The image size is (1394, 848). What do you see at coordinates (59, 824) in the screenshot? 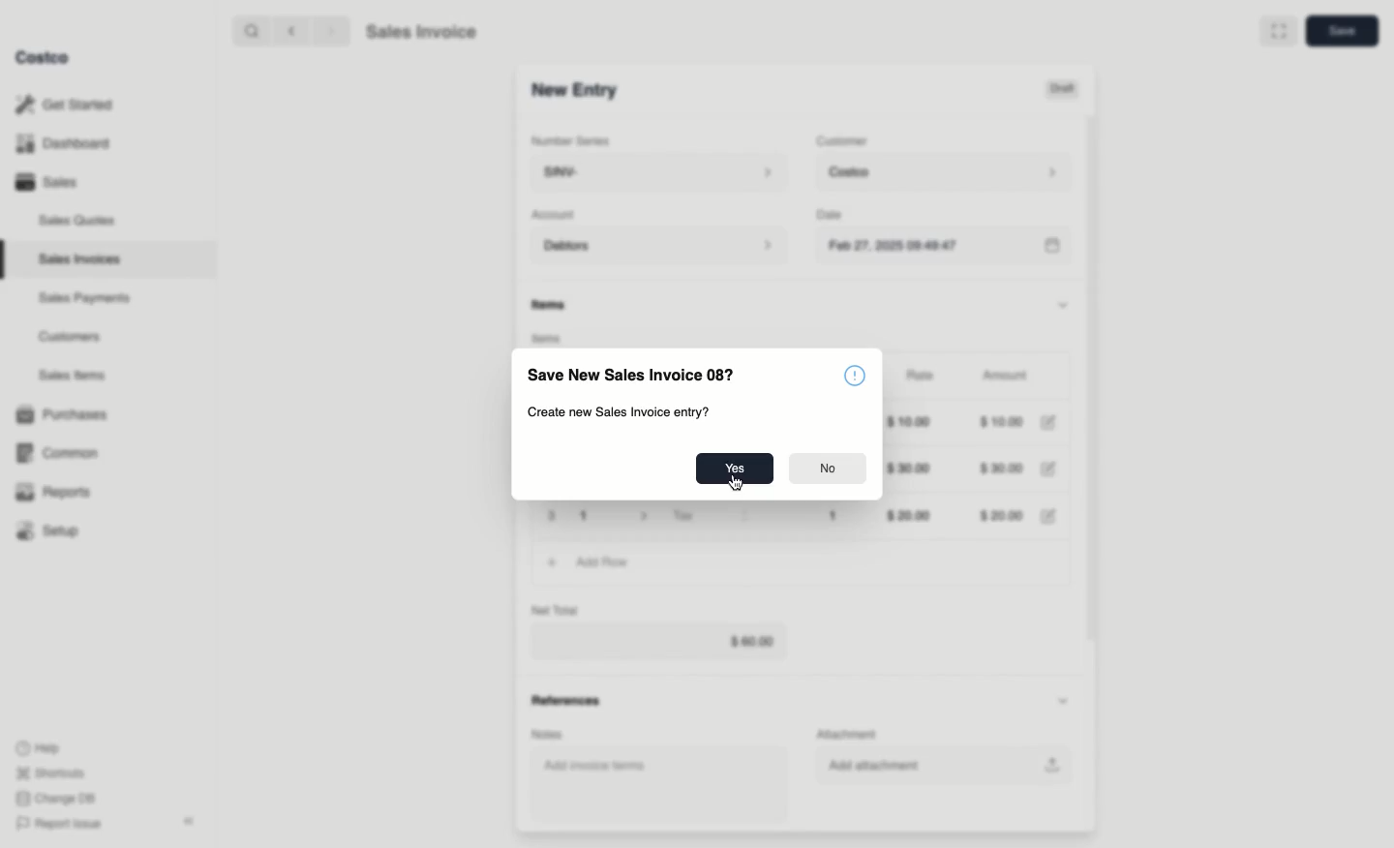
I see `Report Issue` at bounding box center [59, 824].